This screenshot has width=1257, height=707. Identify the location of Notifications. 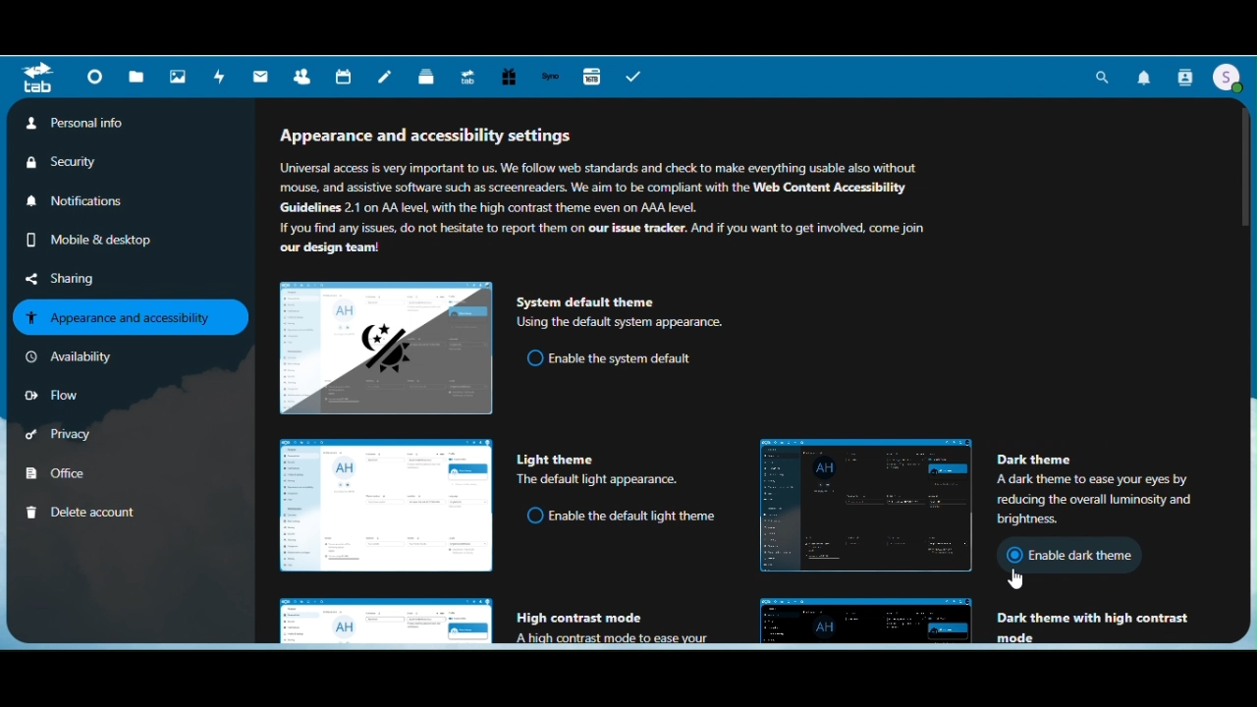
(83, 199).